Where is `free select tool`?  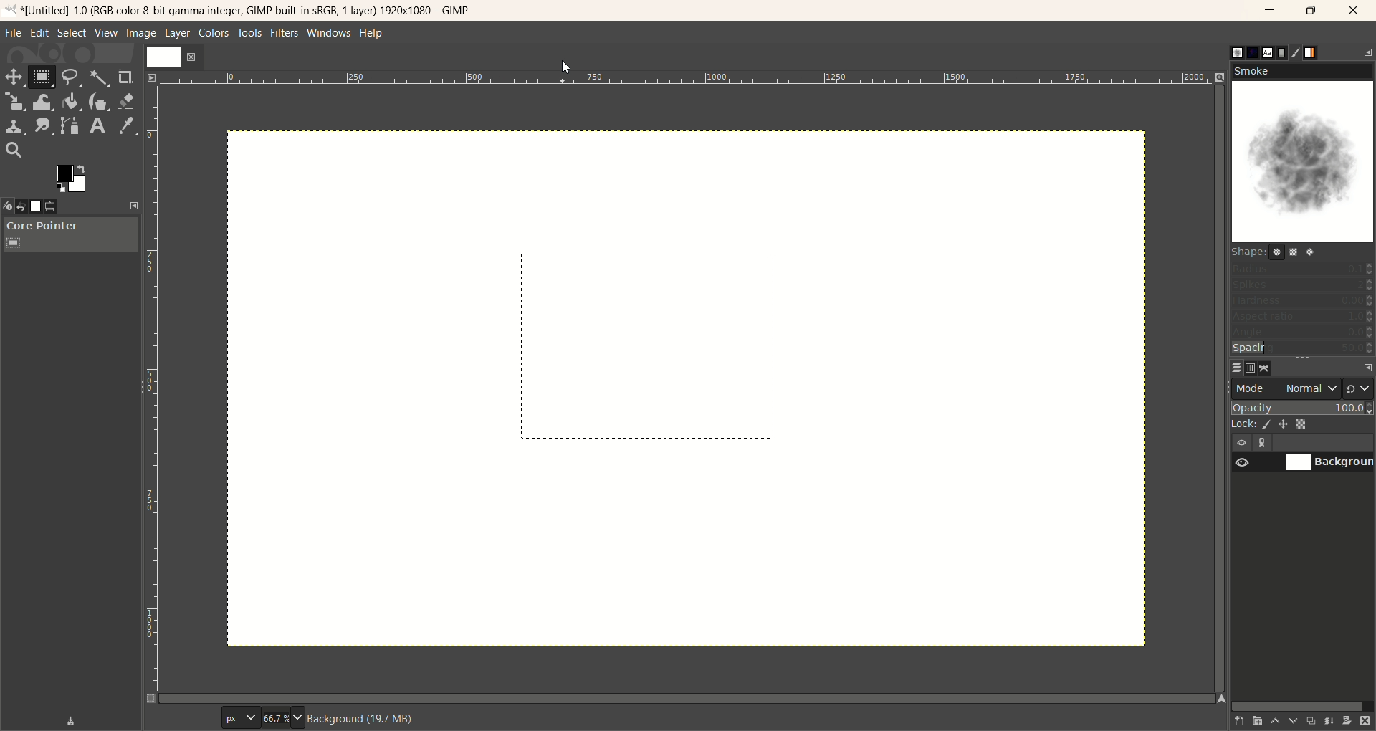
free select tool is located at coordinates (72, 78).